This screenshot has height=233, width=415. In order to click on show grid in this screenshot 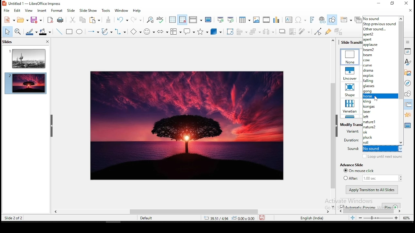, I will do `click(173, 20)`.